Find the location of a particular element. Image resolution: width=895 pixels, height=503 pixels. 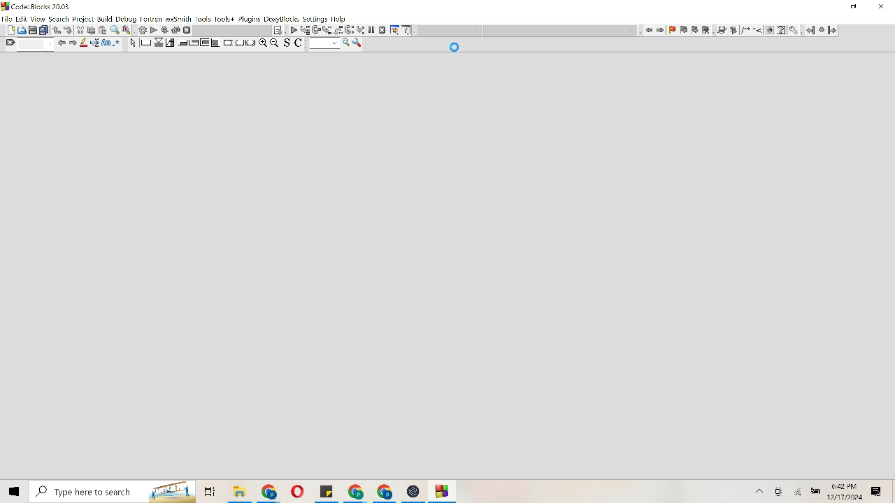

Tools is located at coordinates (394, 30).